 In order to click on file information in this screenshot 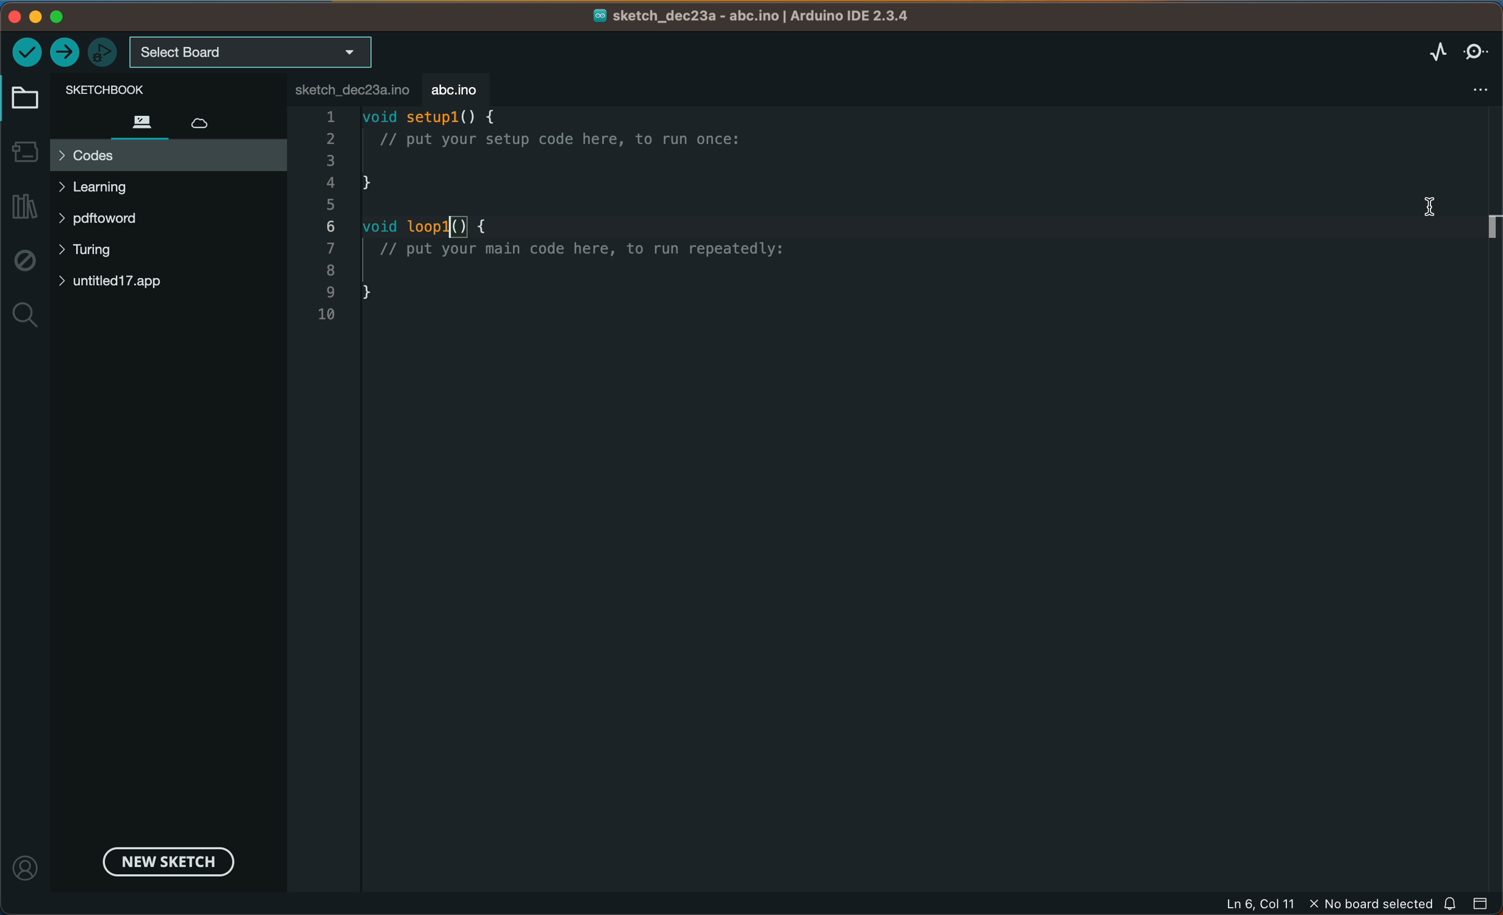, I will do `click(1324, 902)`.